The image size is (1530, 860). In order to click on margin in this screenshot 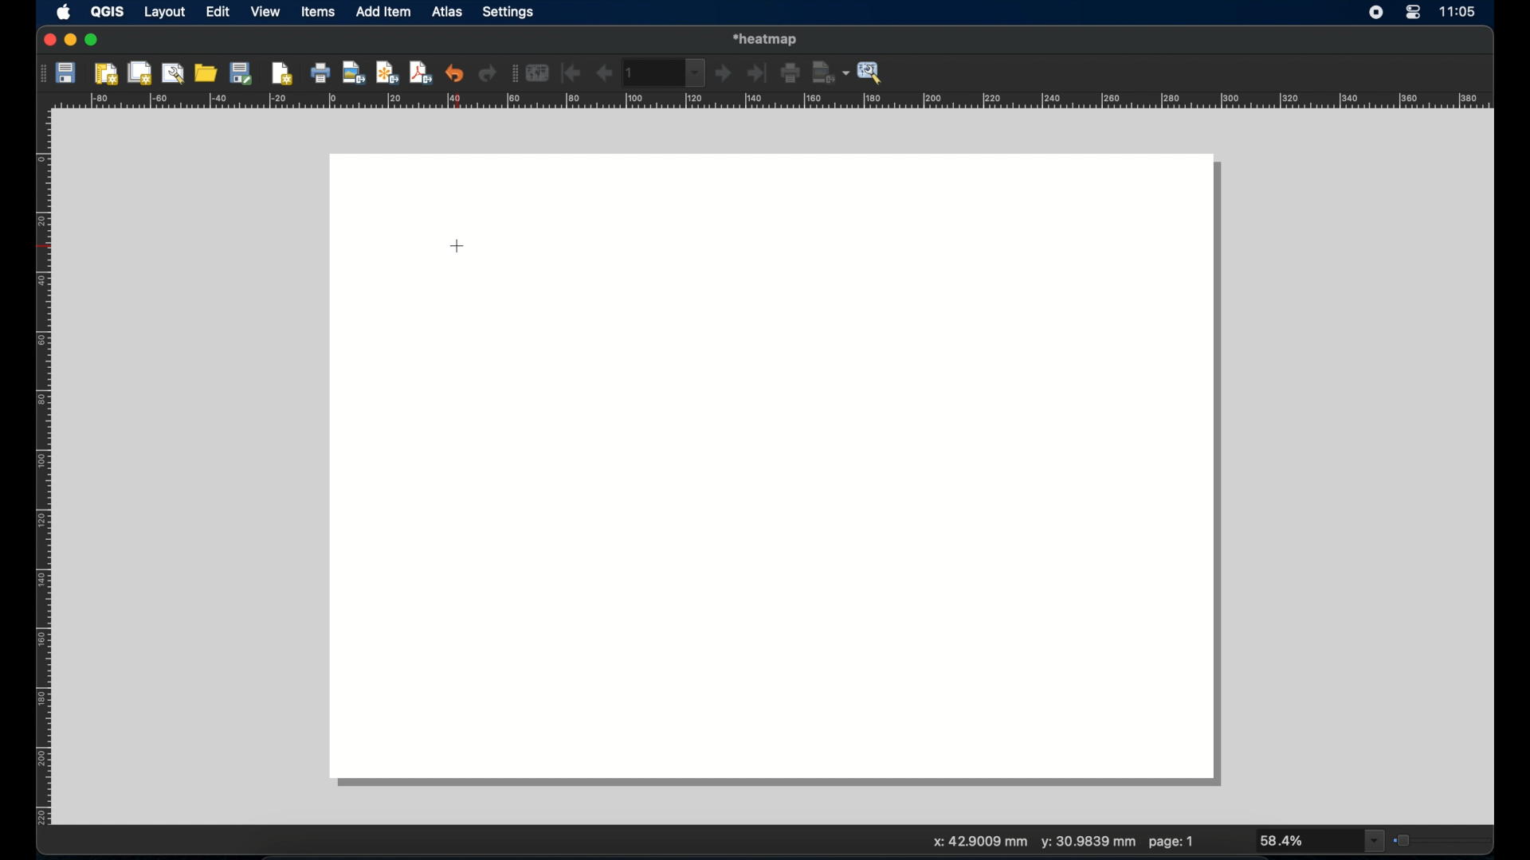, I will do `click(37, 471)`.